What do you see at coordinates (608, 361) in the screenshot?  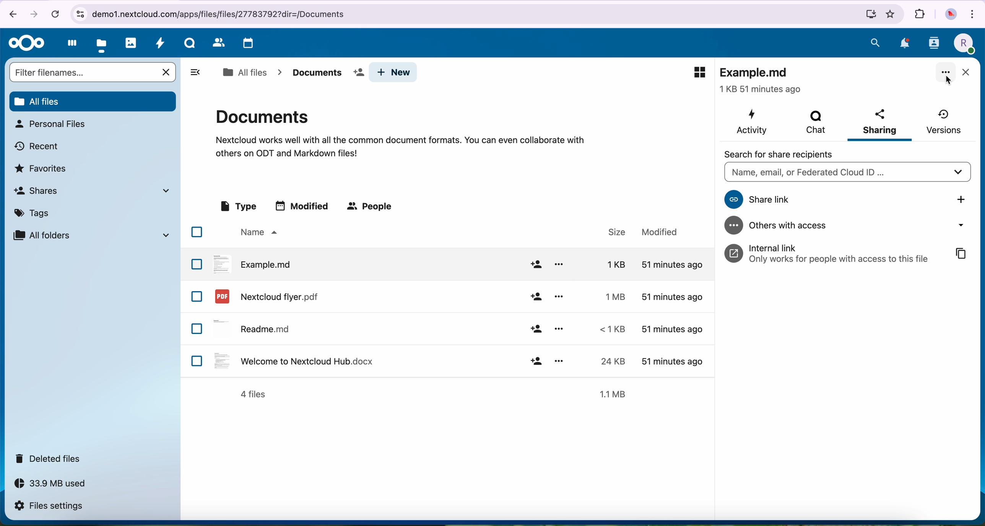 I see `size` at bounding box center [608, 361].